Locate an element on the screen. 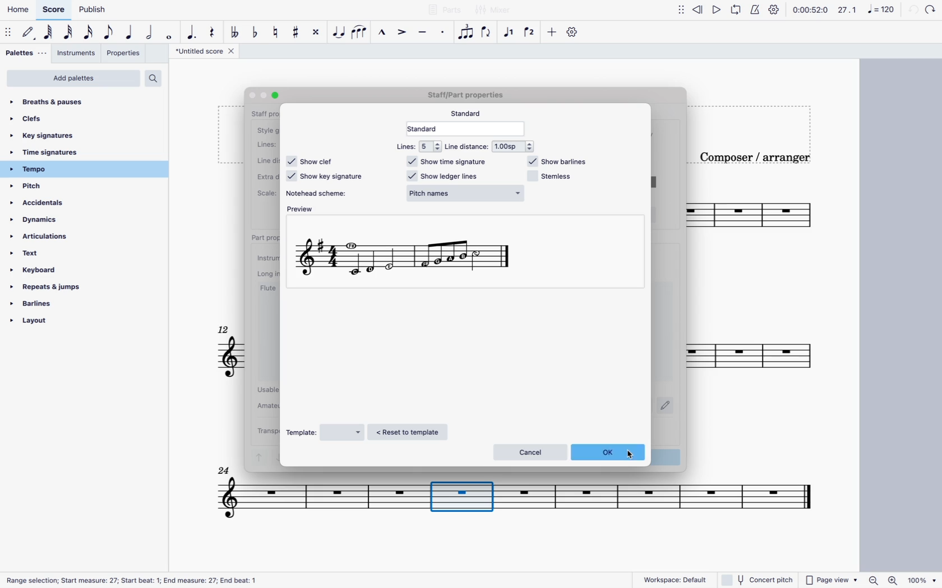 This screenshot has width=942, height=588. flip direction is located at coordinates (488, 32).